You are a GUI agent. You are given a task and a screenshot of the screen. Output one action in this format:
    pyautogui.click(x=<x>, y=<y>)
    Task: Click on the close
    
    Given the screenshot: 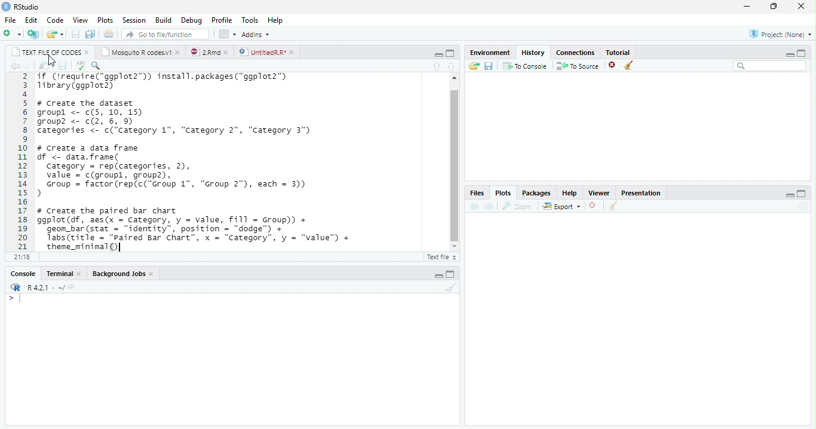 What is the action you would take?
    pyautogui.click(x=227, y=53)
    